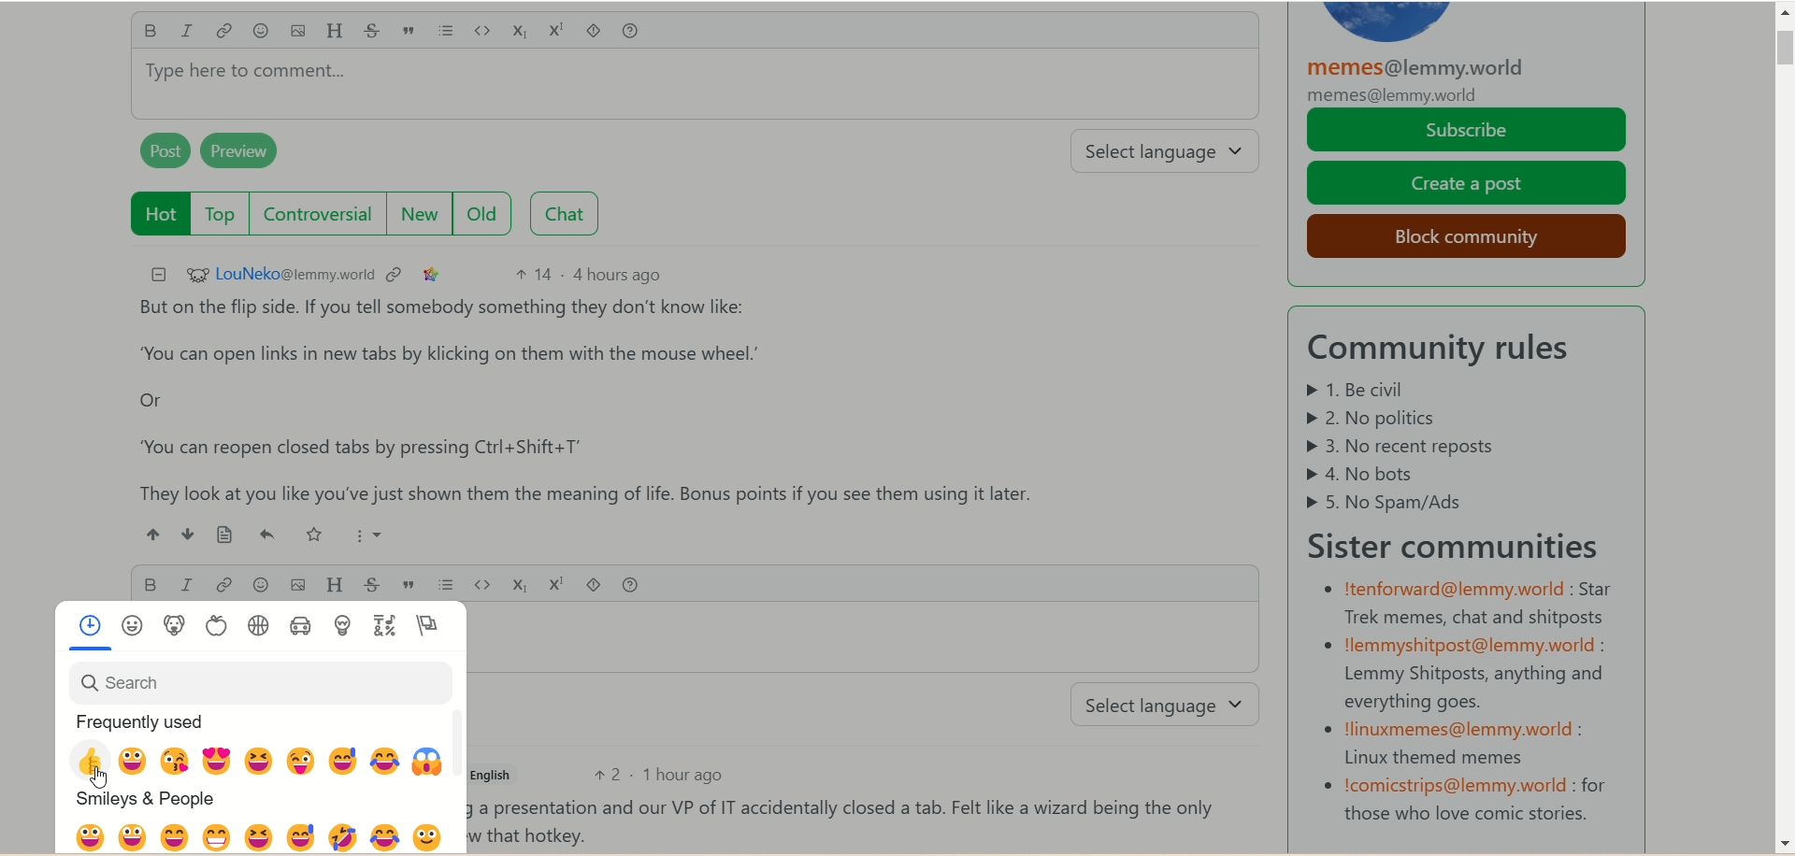  What do you see at coordinates (485, 30) in the screenshot?
I see `code` at bounding box center [485, 30].